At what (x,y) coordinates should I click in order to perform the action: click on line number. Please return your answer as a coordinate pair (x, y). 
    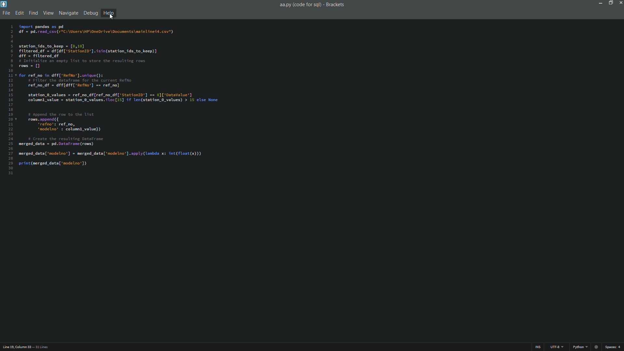
    Looking at the image, I should click on (10, 100).